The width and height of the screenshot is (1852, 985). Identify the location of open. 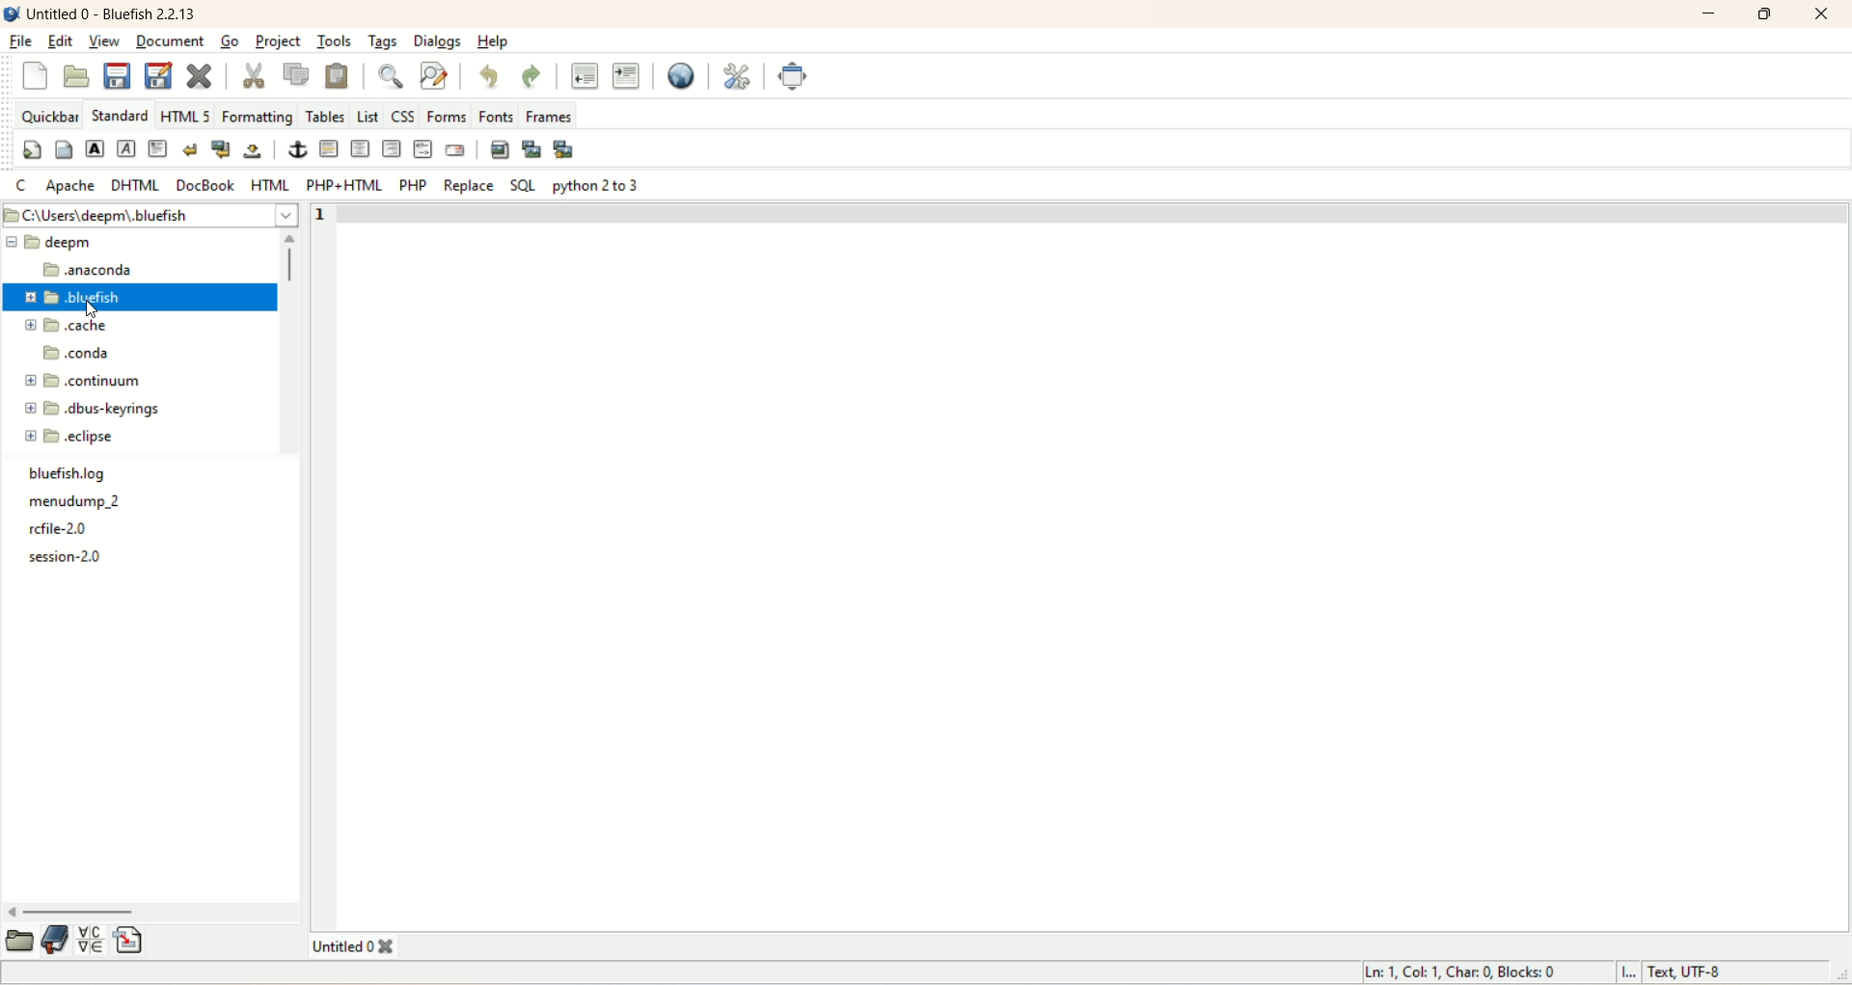
(22, 939).